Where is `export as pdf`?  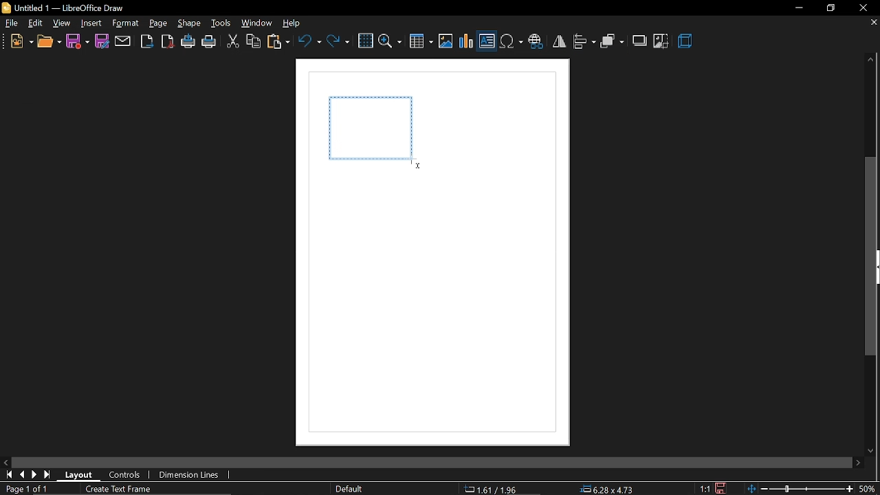 export as pdf is located at coordinates (167, 41).